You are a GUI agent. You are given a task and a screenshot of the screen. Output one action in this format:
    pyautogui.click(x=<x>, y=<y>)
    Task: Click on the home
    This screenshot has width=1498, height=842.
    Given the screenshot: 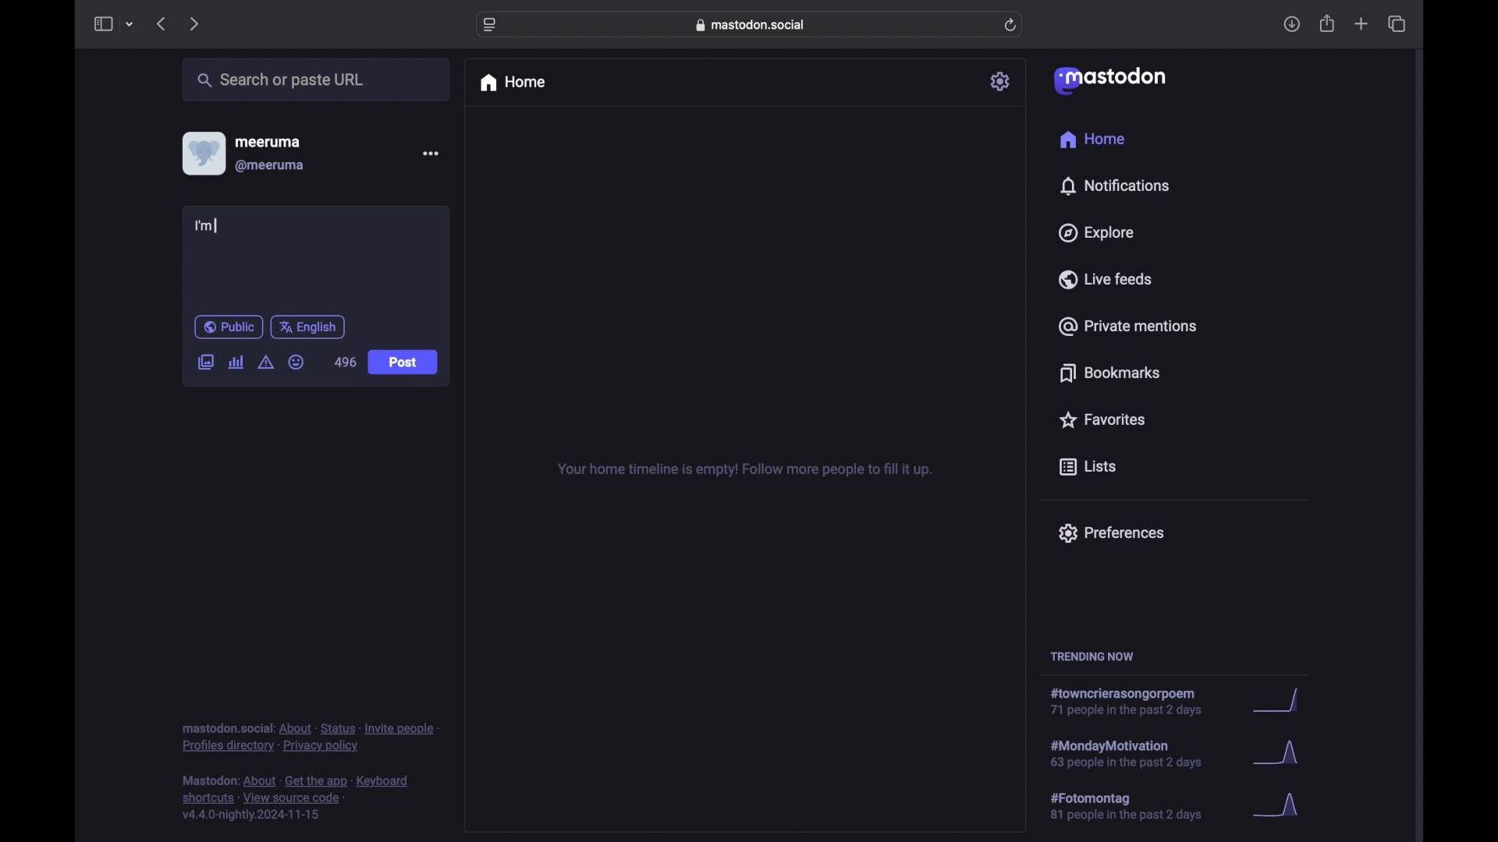 What is the action you would take?
    pyautogui.click(x=512, y=83)
    